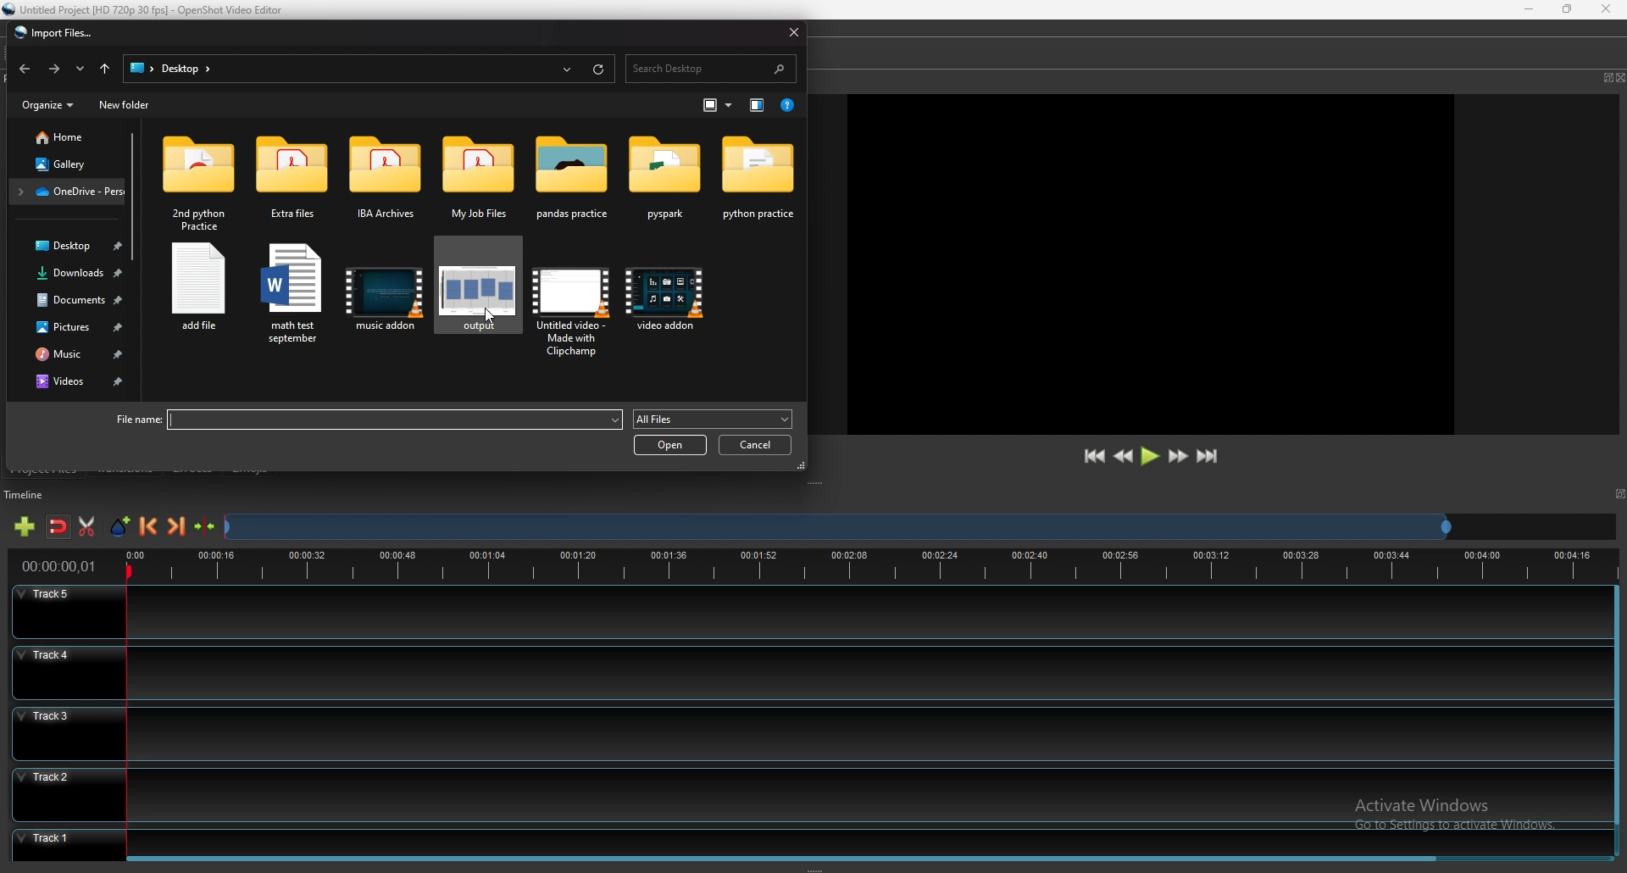 The height and width of the screenshot is (873, 1627). What do you see at coordinates (125, 105) in the screenshot?
I see `new folder` at bounding box center [125, 105].